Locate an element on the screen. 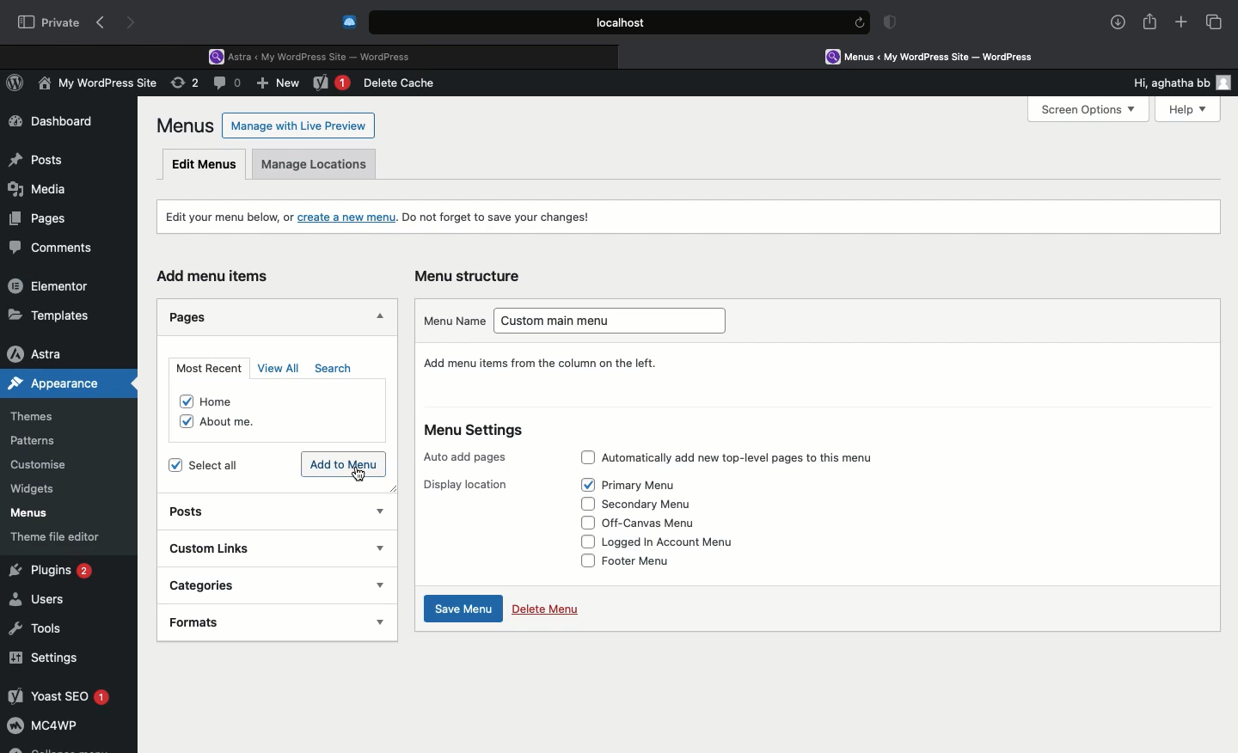  checkbox is located at coordinates (181, 420).